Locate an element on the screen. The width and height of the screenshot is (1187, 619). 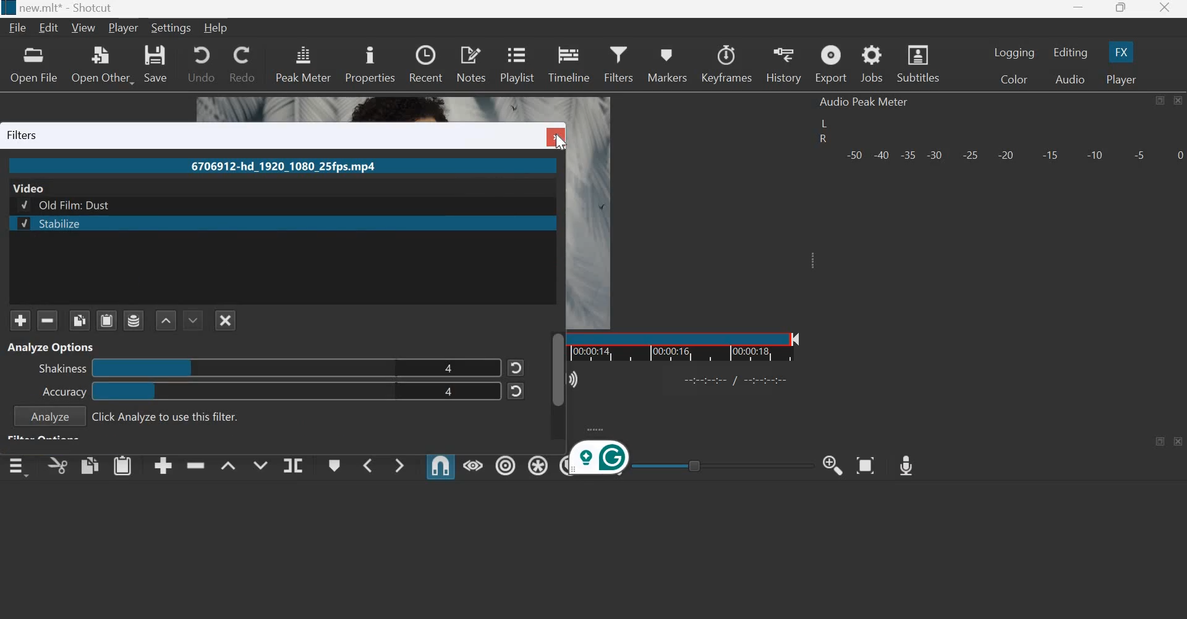
Stabilize is located at coordinates (49, 224).